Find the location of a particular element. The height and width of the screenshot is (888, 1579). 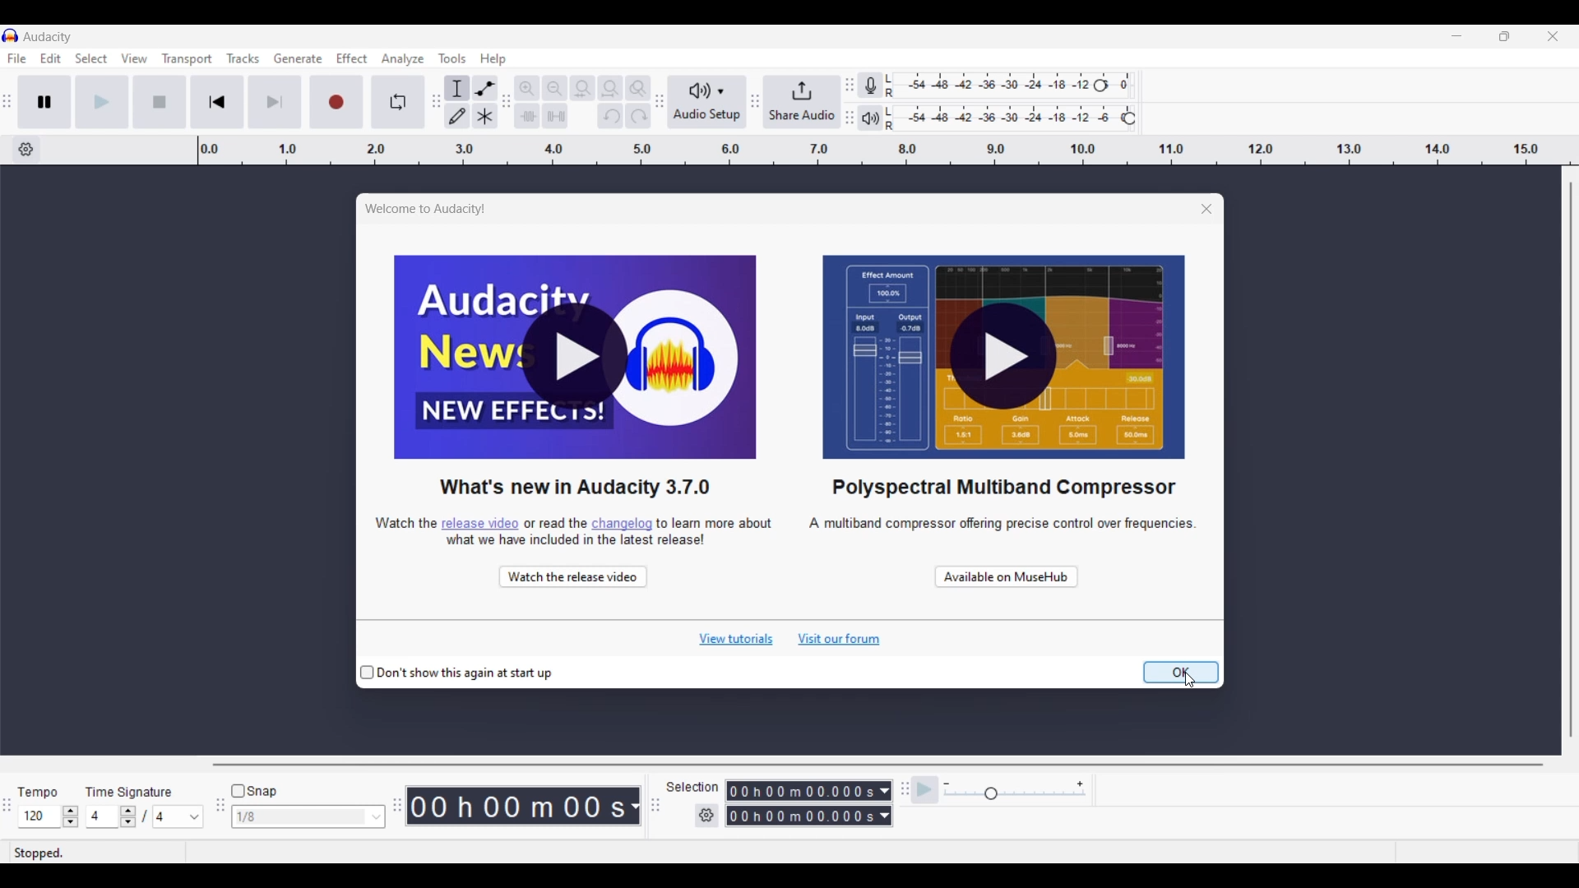

ok is located at coordinates (1182, 673).